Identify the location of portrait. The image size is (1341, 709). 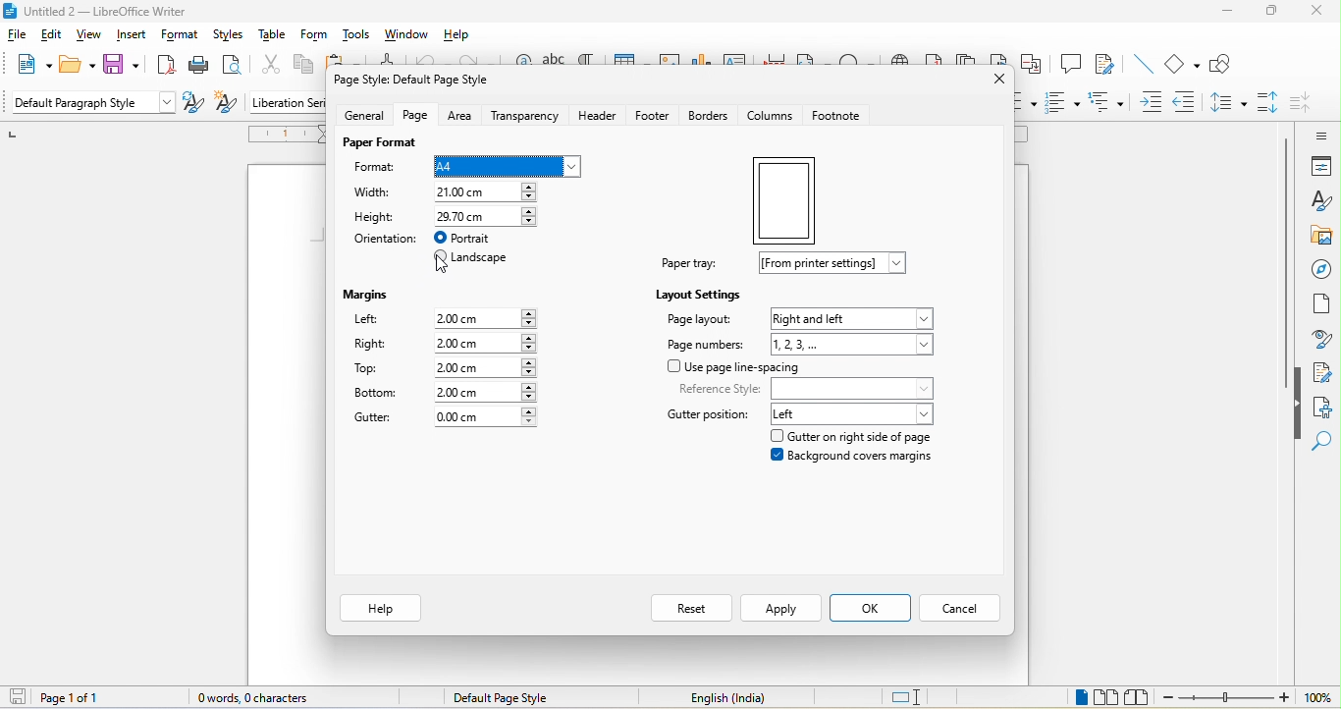
(472, 238).